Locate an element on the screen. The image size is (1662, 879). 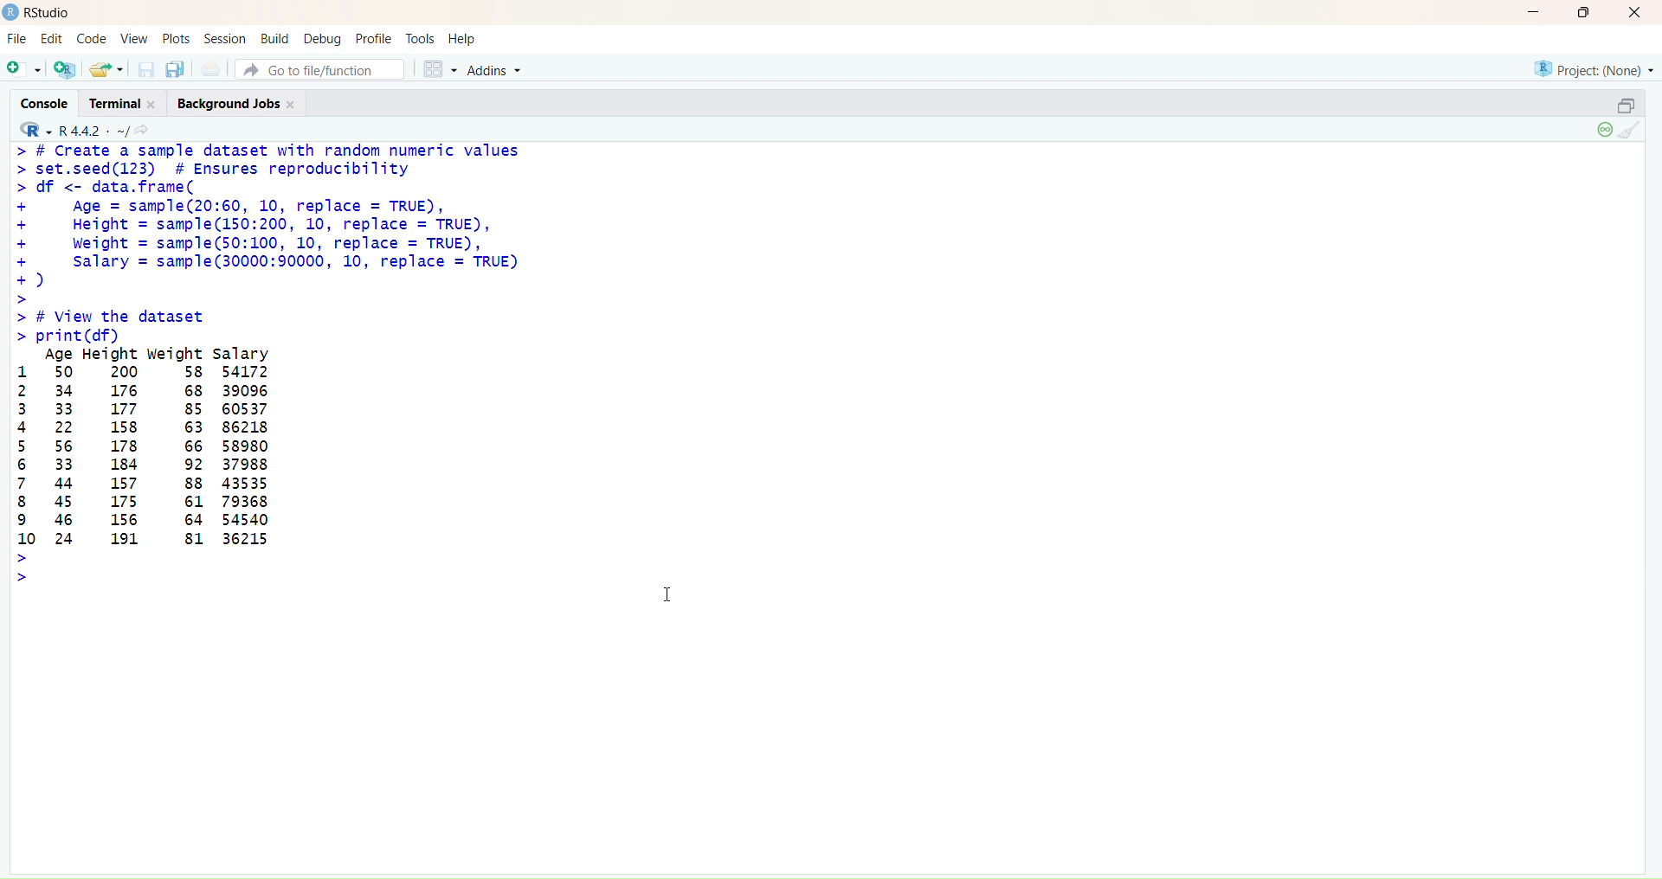
RStudio is located at coordinates (40, 13).